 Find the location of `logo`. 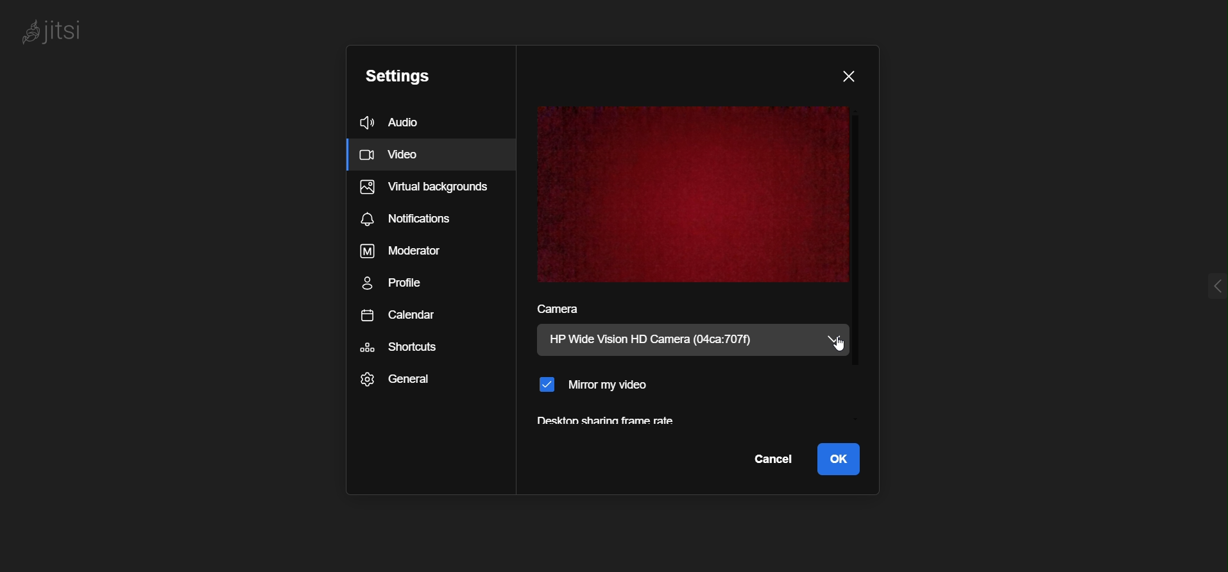

logo is located at coordinates (61, 32).